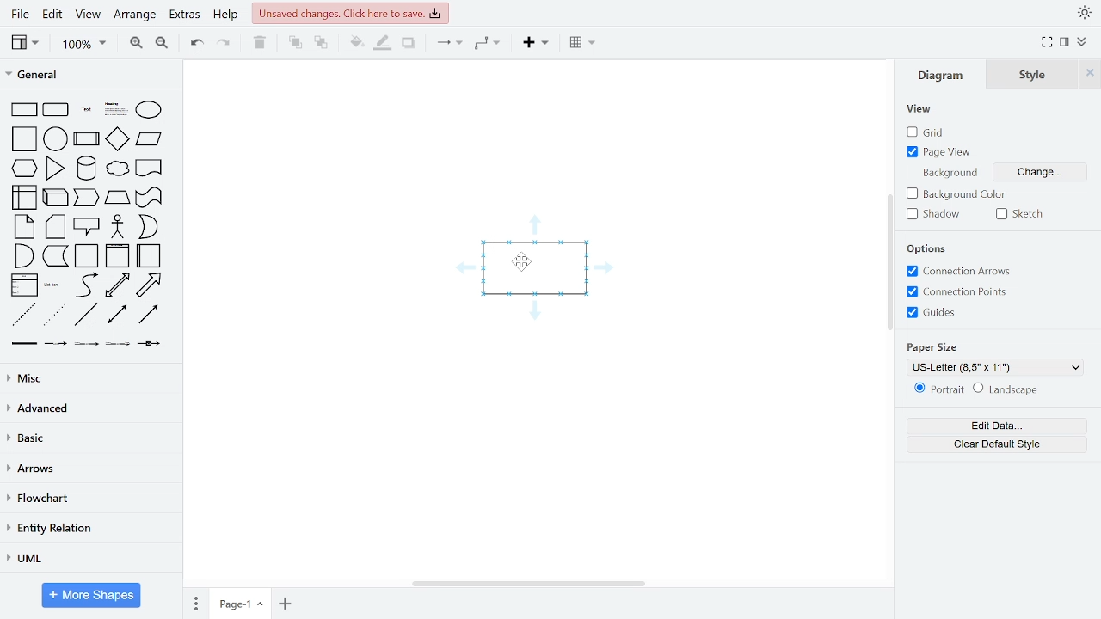 The image size is (1101, 619). I want to click on connection arrows, so click(958, 270).